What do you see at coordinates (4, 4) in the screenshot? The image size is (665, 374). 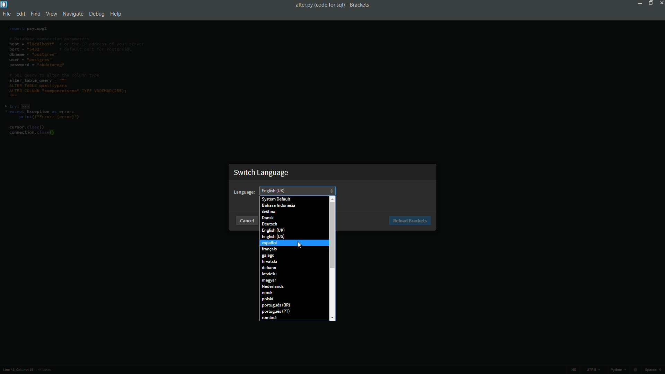 I see `app icon` at bounding box center [4, 4].